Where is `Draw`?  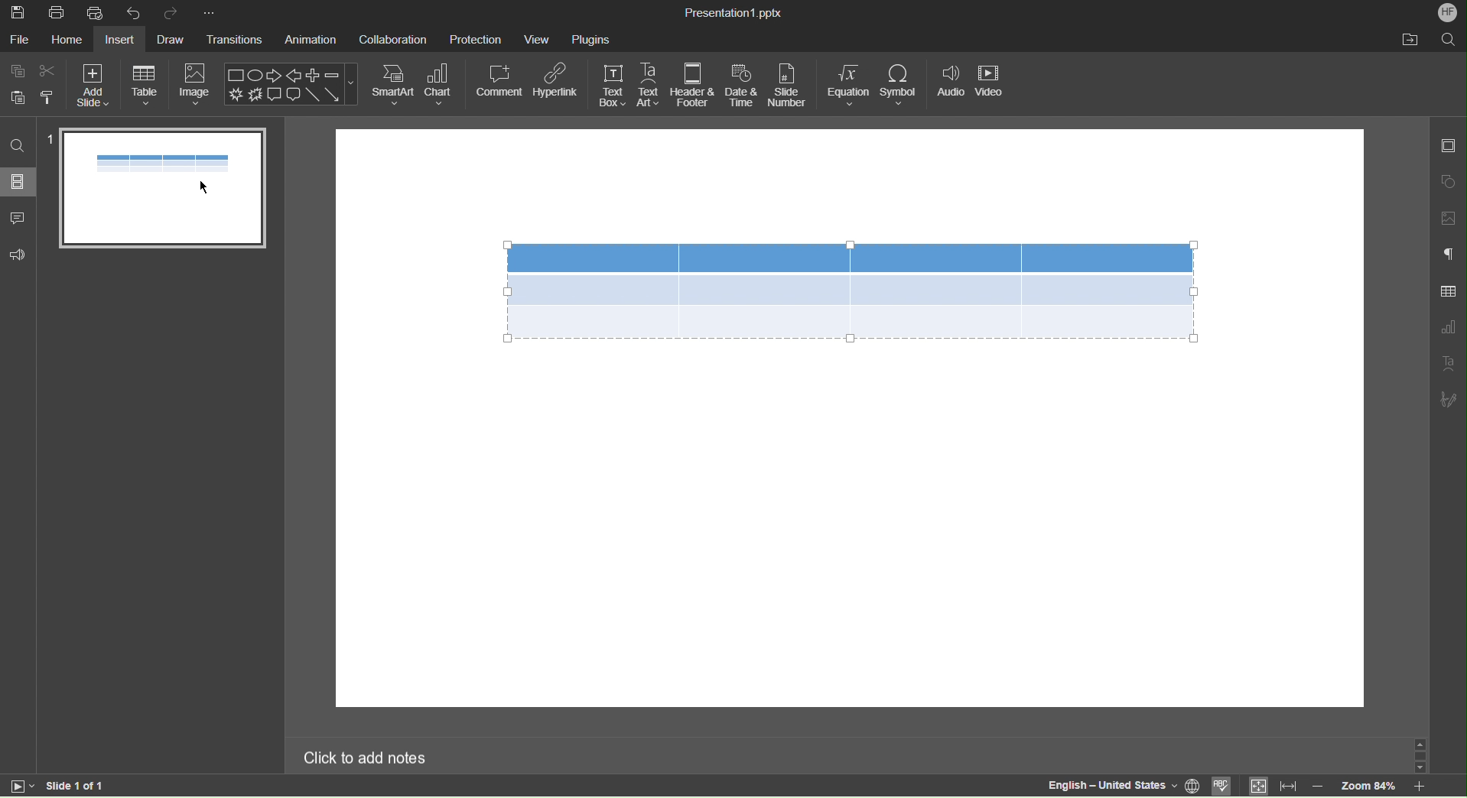 Draw is located at coordinates (173, 41).